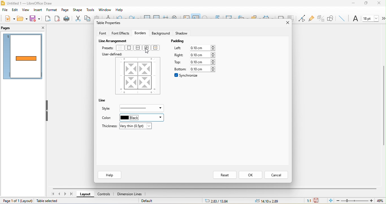 The image size is (386, 204). I want to click on reset, so click(224, 175).